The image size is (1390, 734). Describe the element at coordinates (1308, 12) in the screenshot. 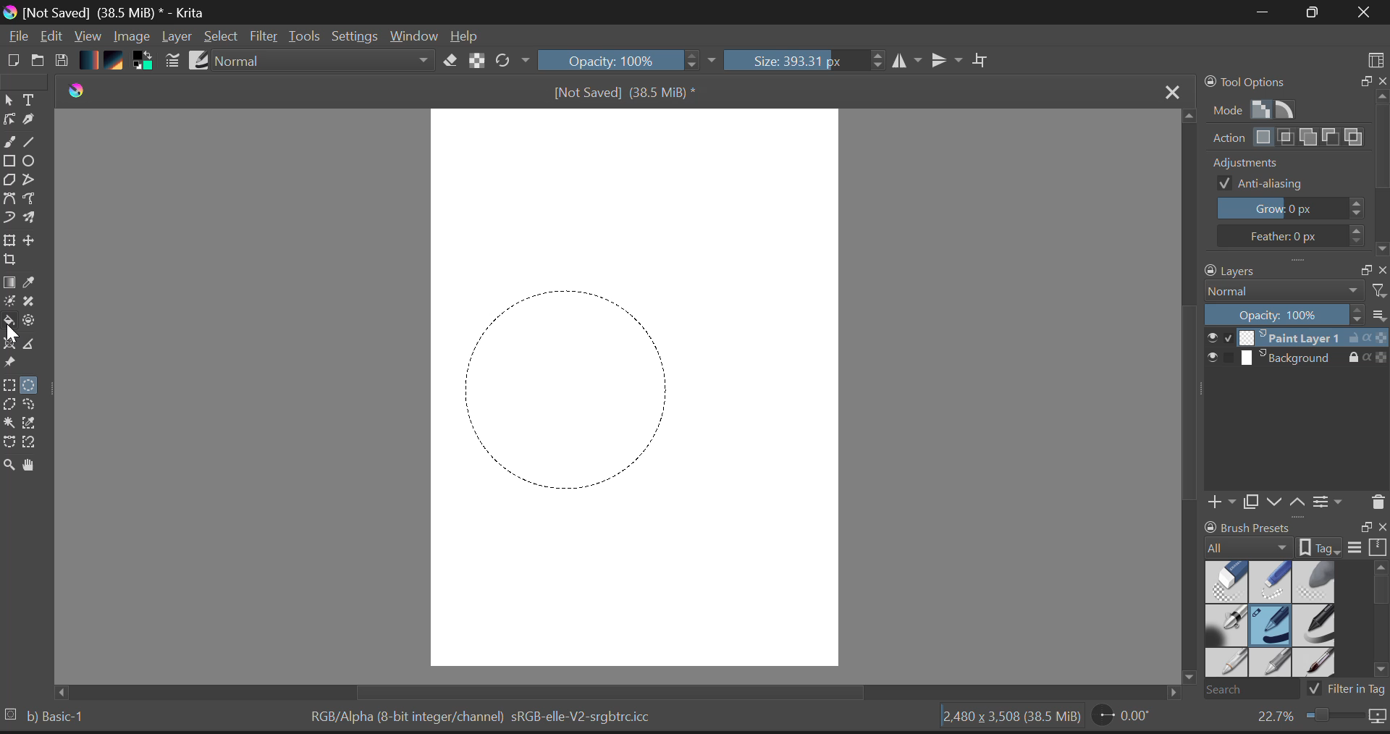

I see `Minimize` at that location.